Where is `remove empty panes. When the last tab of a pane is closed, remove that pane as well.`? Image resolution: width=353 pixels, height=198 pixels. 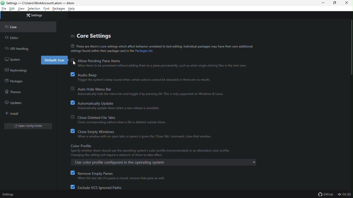 remove empty panes. When the last tab of a pane is closed, remove that pane as well. is located at coordinates (118, 175).